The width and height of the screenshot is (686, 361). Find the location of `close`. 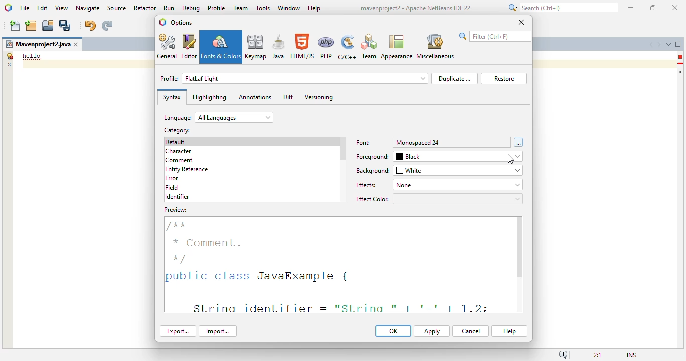

close is located at coordinates (521, 22).